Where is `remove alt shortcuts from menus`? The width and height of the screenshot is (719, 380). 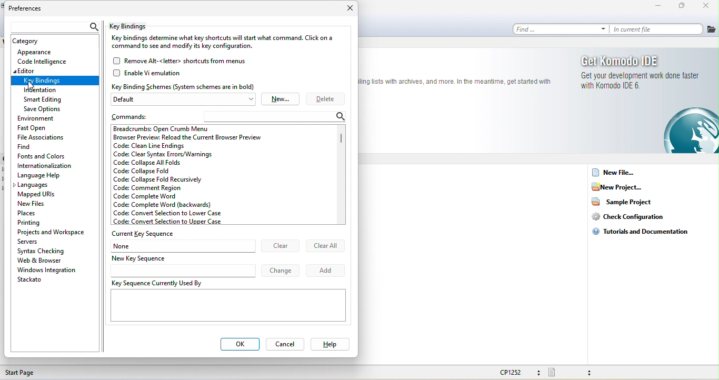
remove alt shortcuts from menus is located at coordinates (186, 61).